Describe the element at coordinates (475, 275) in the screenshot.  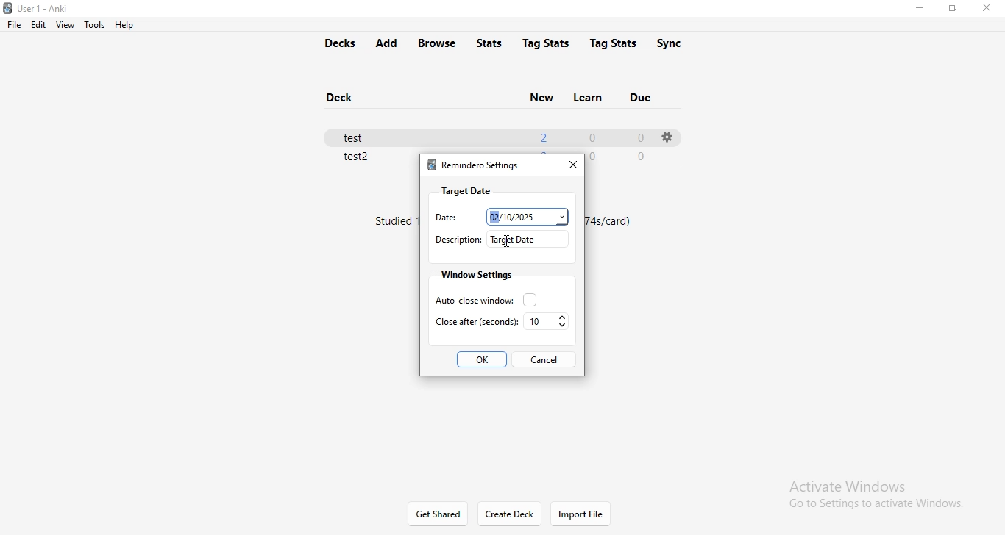
I see `window settings` at that location.